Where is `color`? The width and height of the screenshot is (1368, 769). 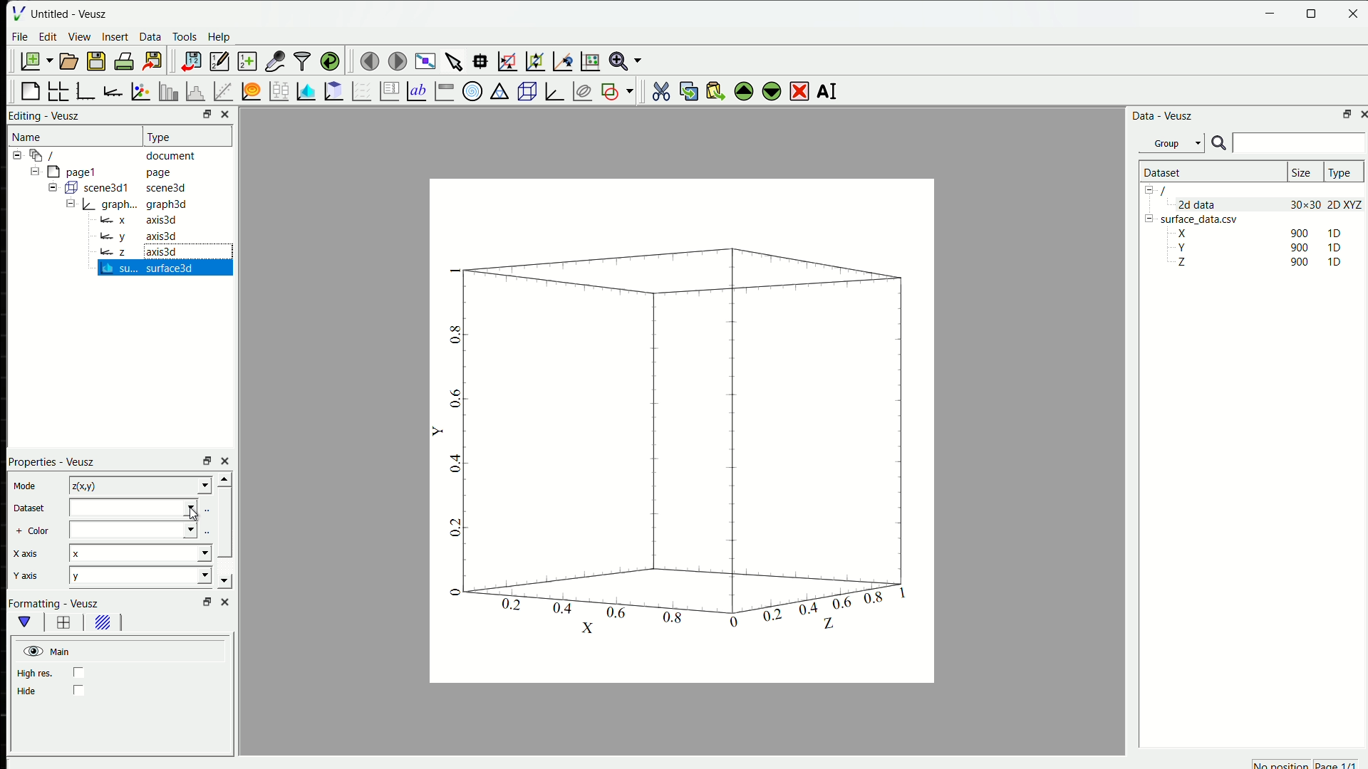
color is located at coordinates (124, 529).